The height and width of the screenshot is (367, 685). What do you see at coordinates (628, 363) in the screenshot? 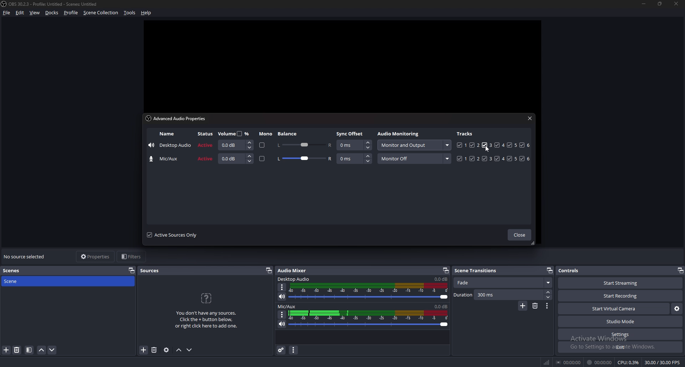
I see `CPU: 0.3%` at bounding box center [628, 363].